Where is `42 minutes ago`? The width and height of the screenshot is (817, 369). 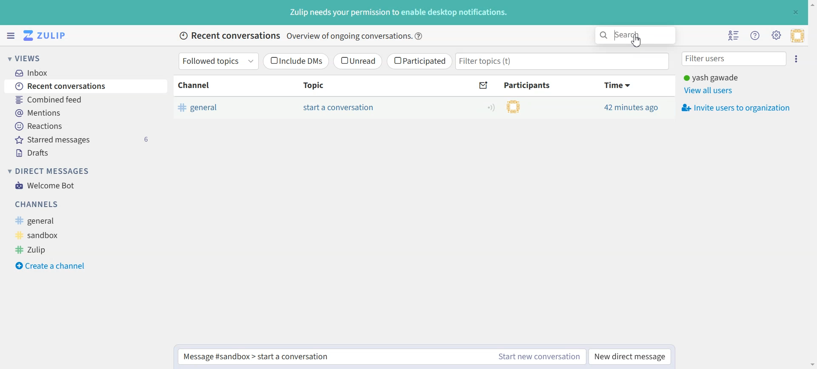
42 minutes ago is located at coordinates (631, 107).